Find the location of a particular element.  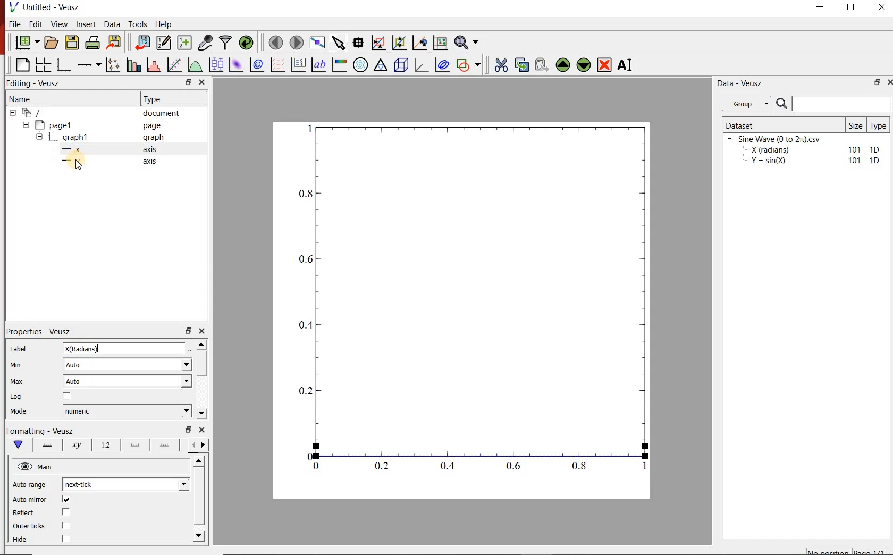

text label is located at coordinates (319, 65).